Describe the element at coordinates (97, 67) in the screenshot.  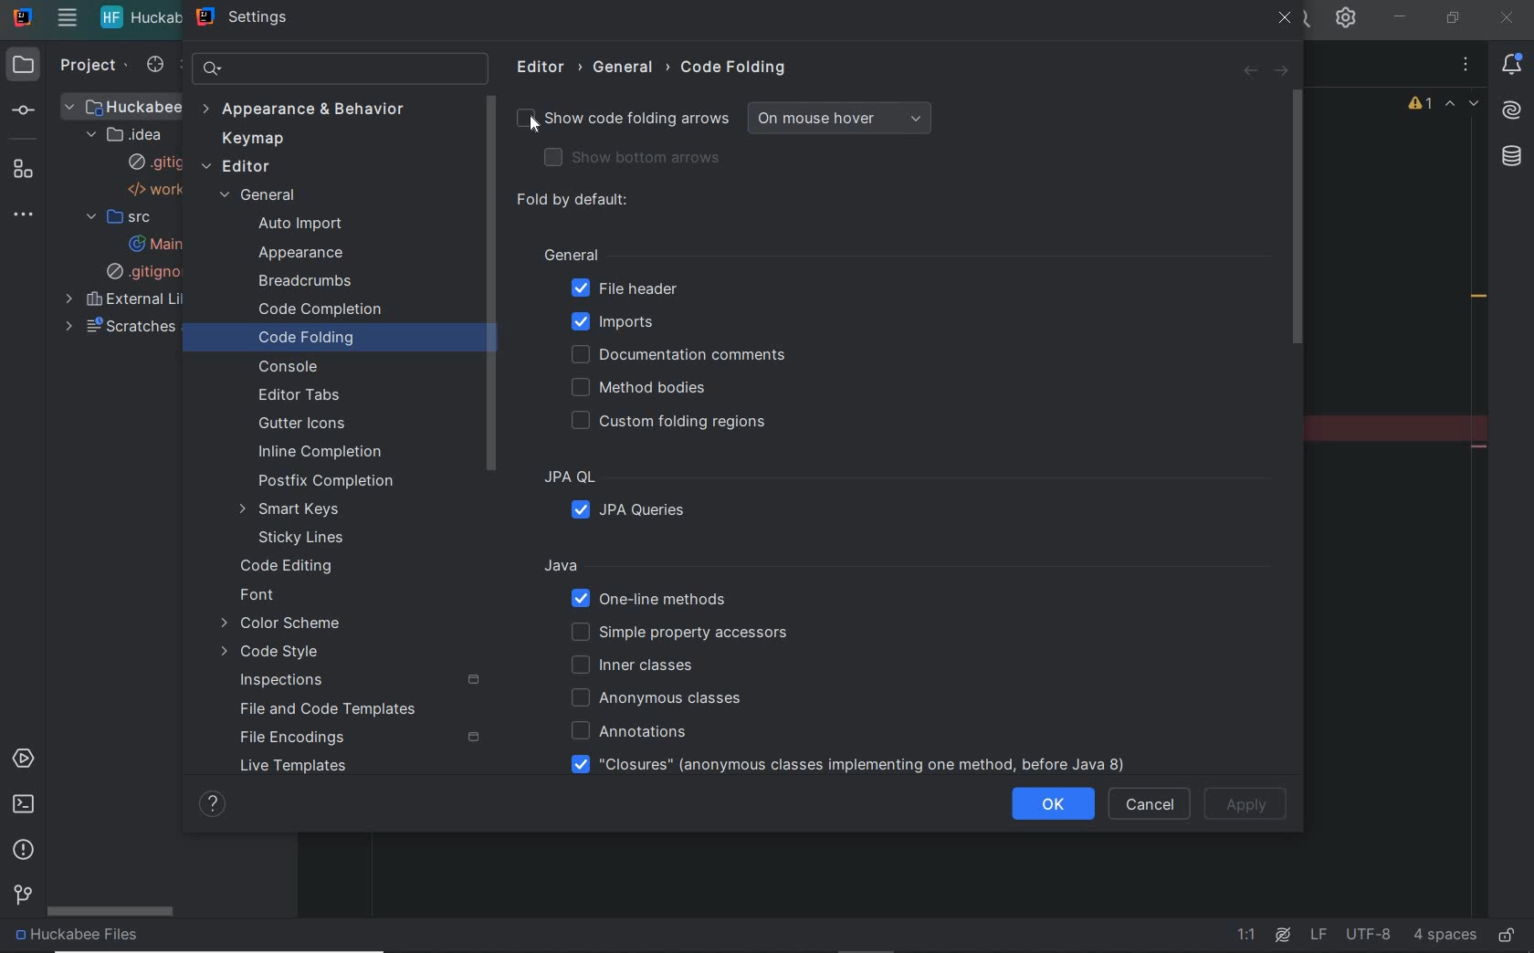
I see `project` at that location.